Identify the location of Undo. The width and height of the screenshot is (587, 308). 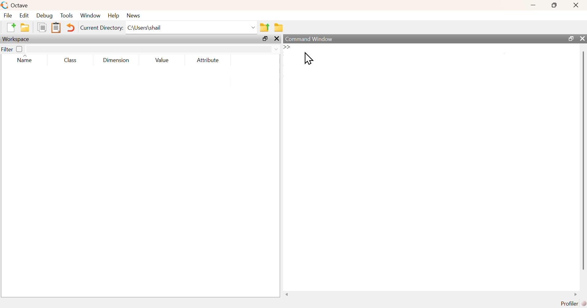
(69, 28).